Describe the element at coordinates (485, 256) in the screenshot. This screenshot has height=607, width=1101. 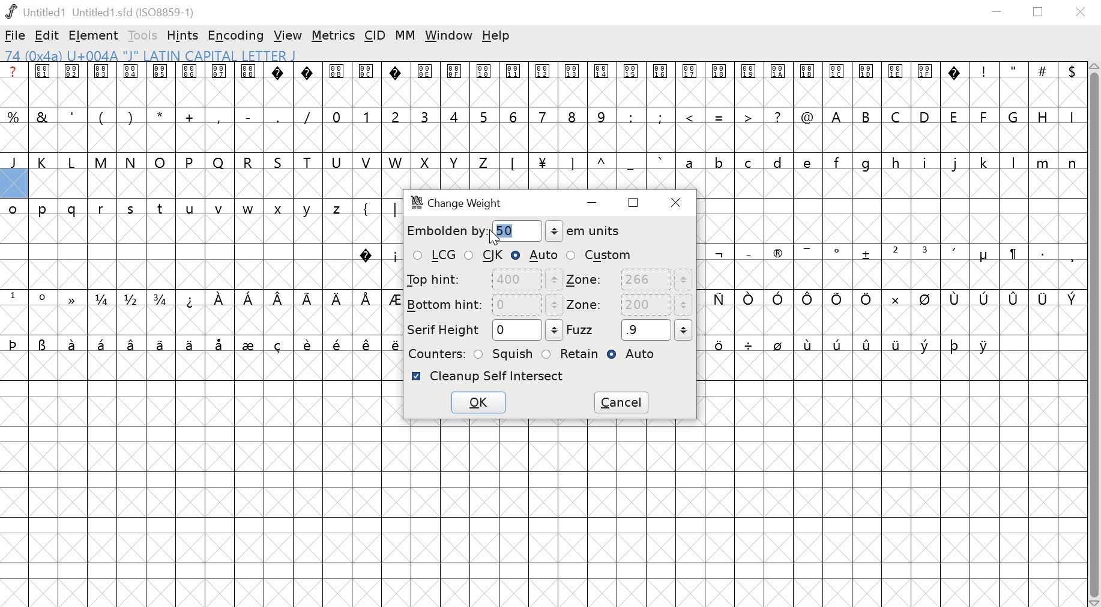
I see `CJK` at that location.